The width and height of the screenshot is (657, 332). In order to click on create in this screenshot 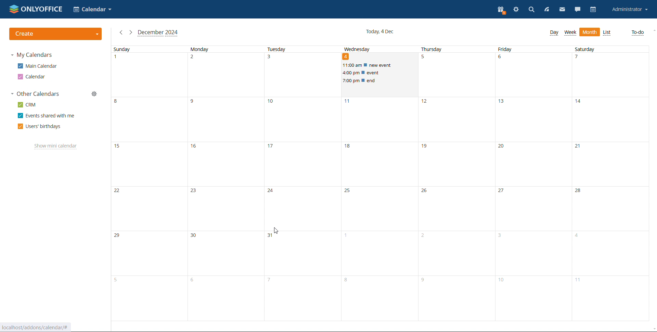, I will do `click(56, 34)`.